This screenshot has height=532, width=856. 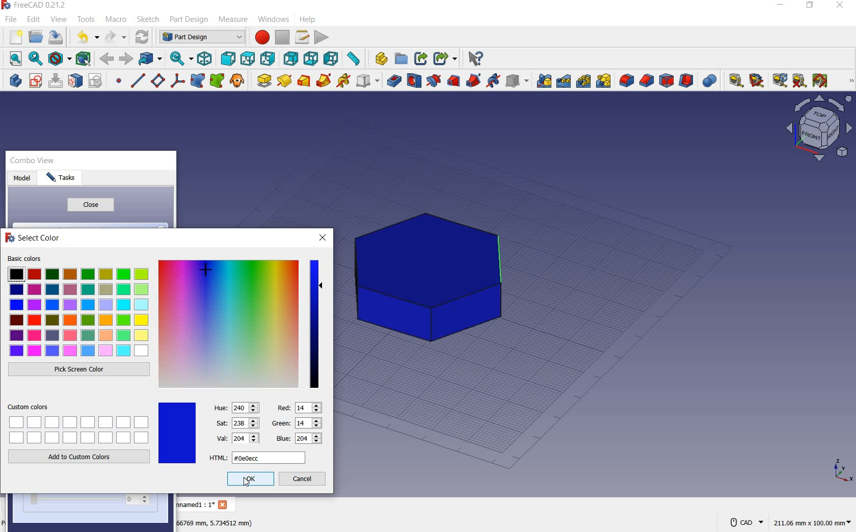 I want to click on linear pattern, so click(x=564, y=82).